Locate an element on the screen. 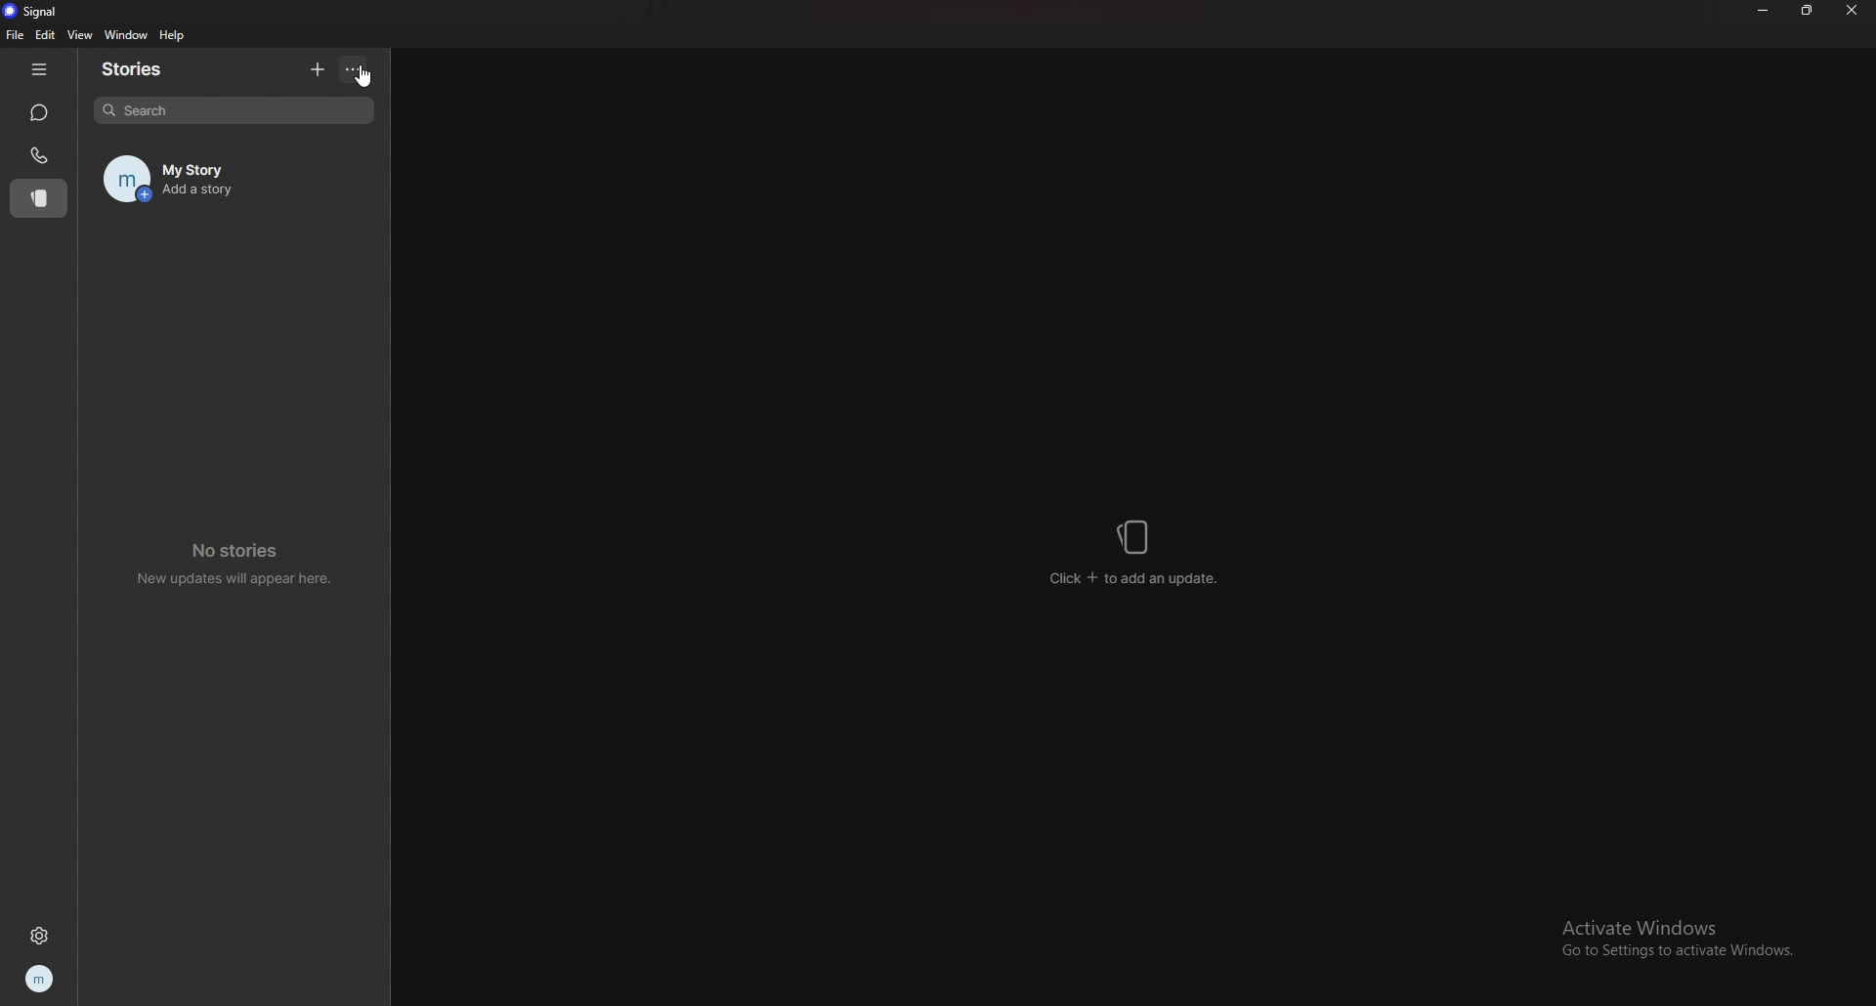  stories is located at coordinates (1135, 536).